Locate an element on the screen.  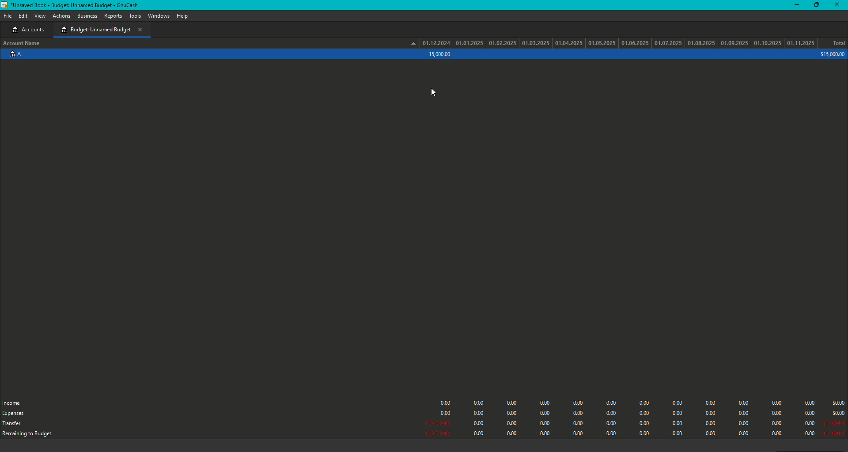
$0 is located at coordinates (832, 55).